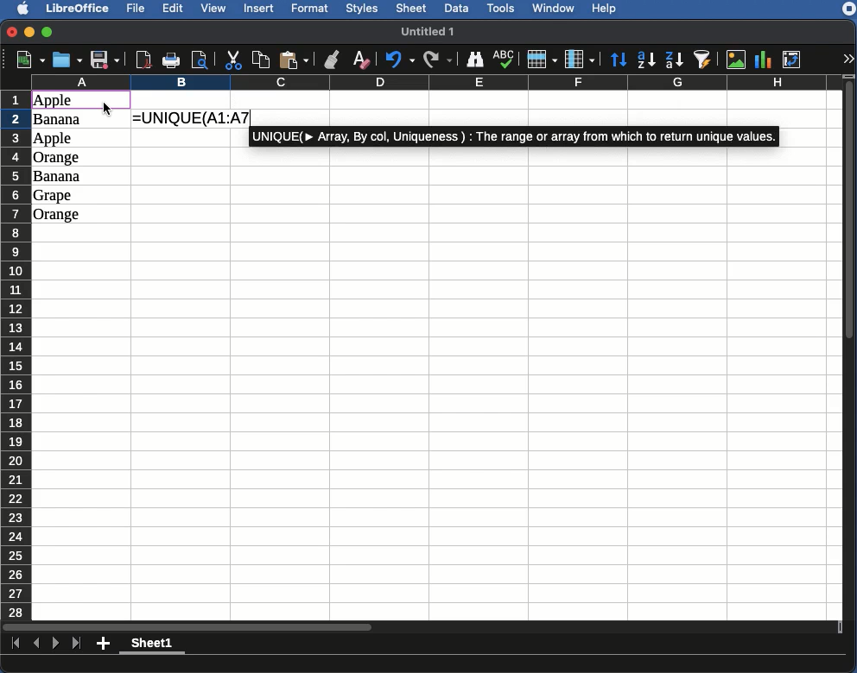 The width and height of the screenshot is (857, 673). I want to click on First sheet, so click(13, 644).